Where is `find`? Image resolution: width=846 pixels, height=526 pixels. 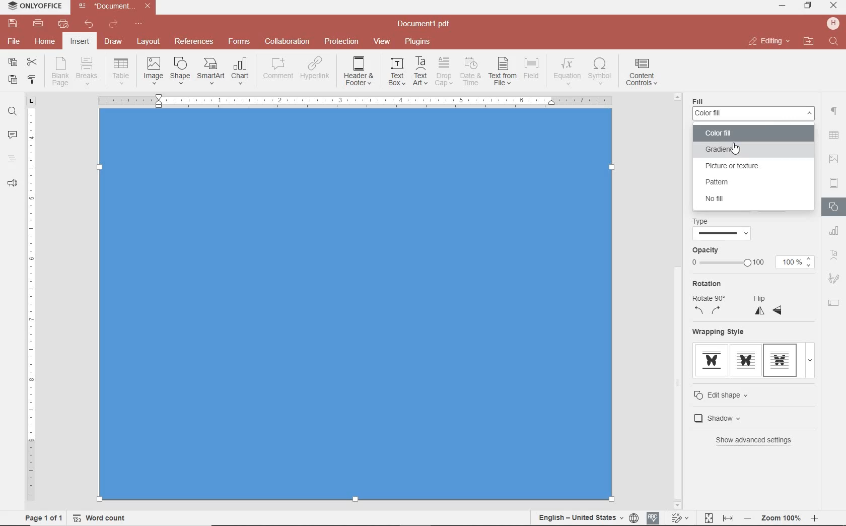 find is located at coordinates (12, 110).